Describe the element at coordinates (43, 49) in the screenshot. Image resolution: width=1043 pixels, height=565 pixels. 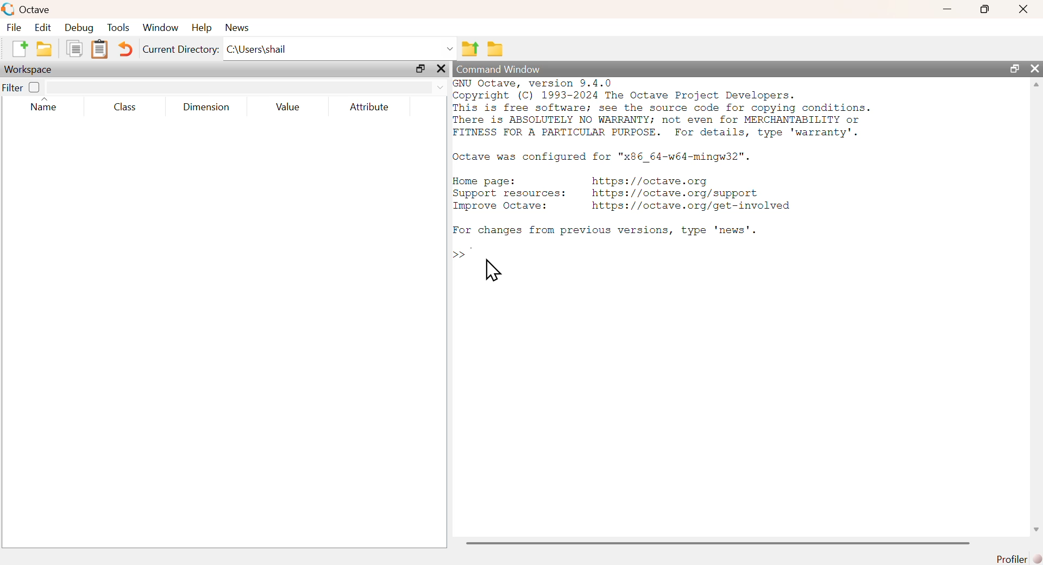
I see `open an existing file in editor` at that location.